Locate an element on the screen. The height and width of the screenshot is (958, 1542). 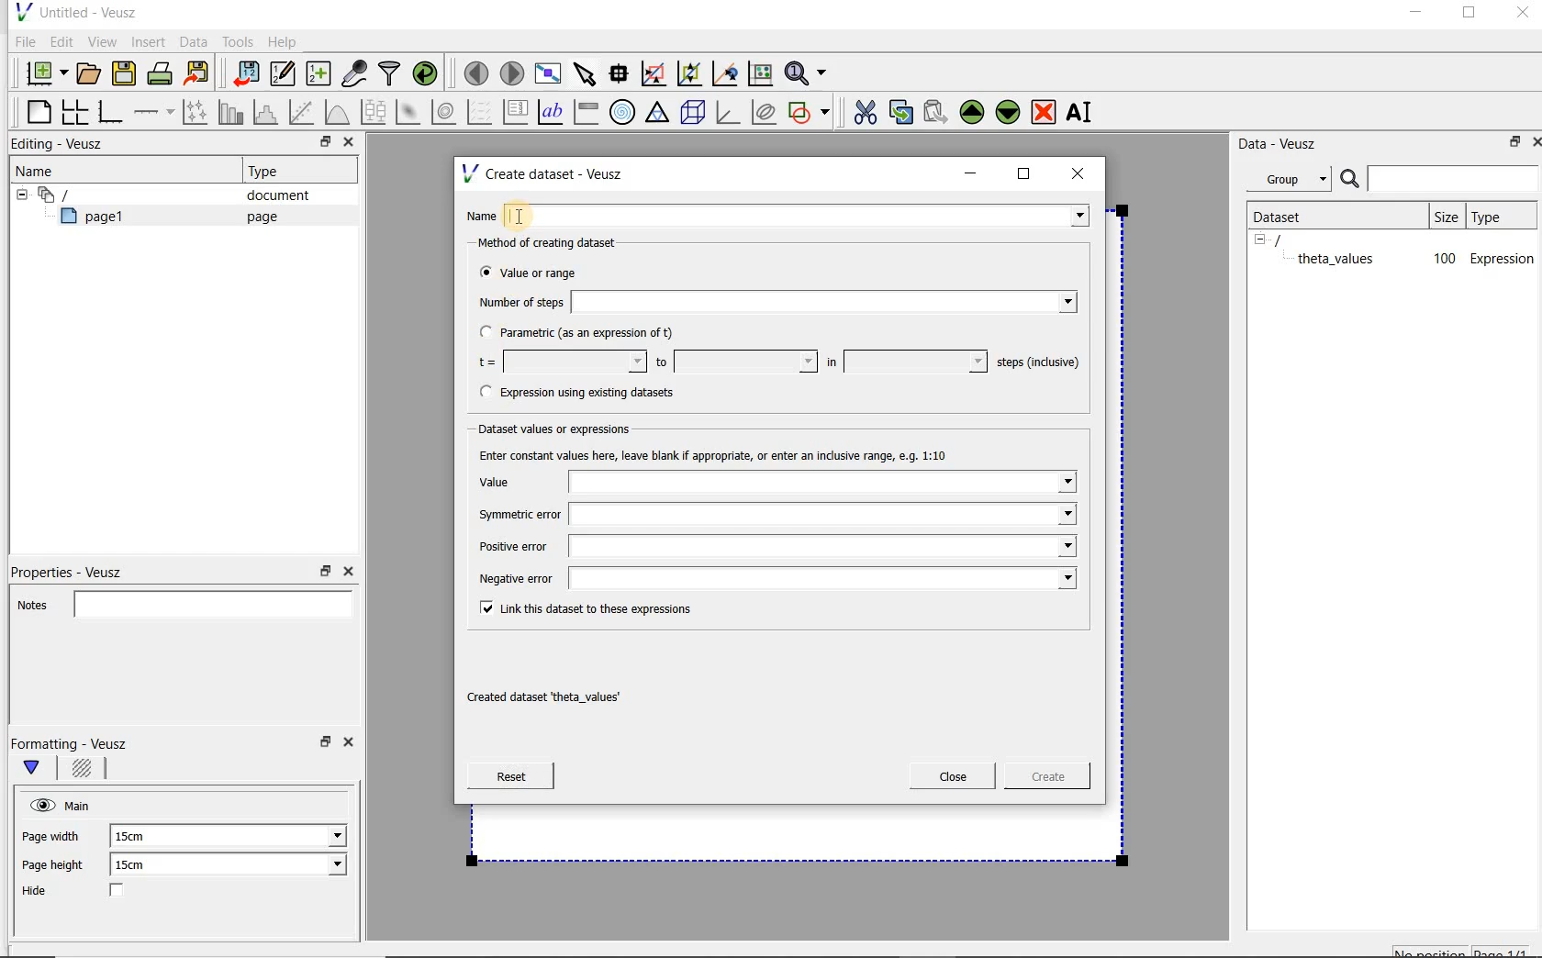
Fit a function to data is located at coordinates (304, 112).